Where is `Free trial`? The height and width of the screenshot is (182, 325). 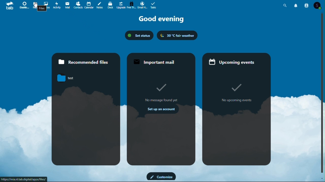
Free trial is located at coordinates (131, 5).